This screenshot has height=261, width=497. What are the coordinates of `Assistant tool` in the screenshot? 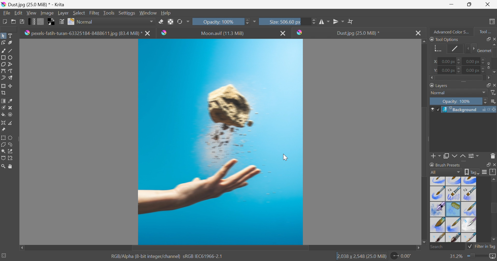 It's located at (3, 122).